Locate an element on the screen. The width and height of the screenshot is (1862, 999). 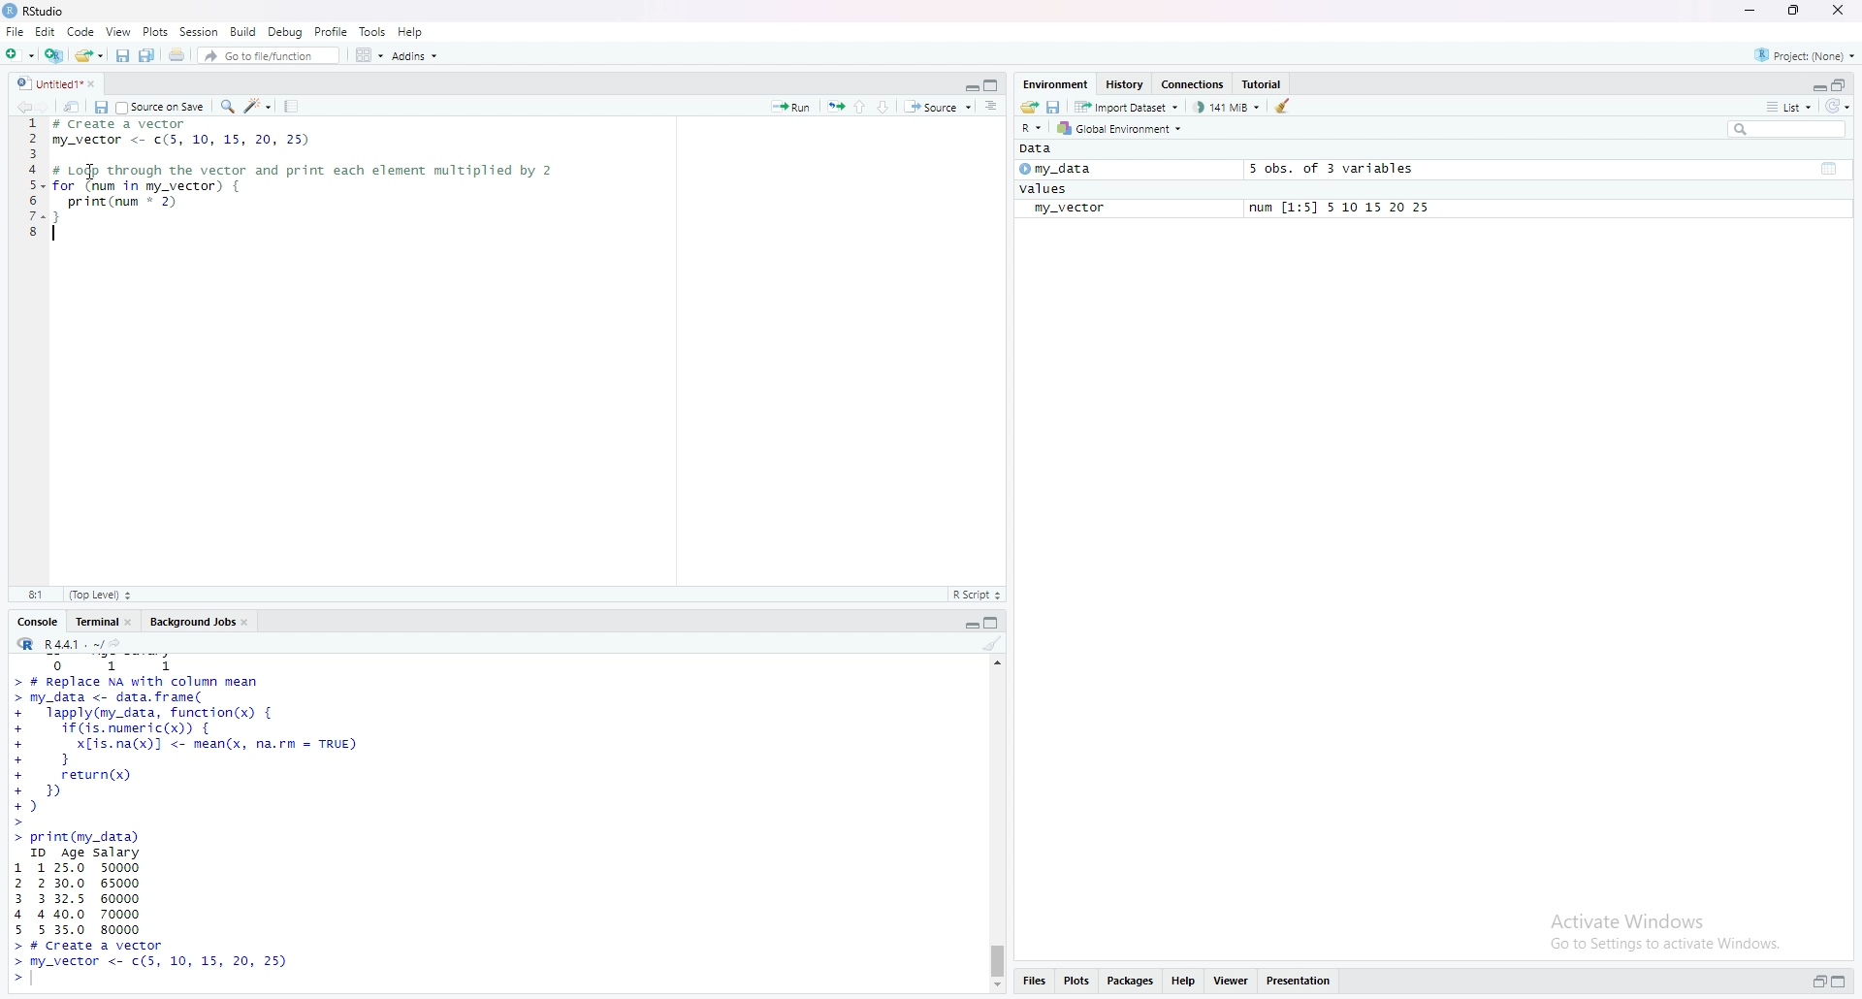
R is located at coordinates (1031, 128).